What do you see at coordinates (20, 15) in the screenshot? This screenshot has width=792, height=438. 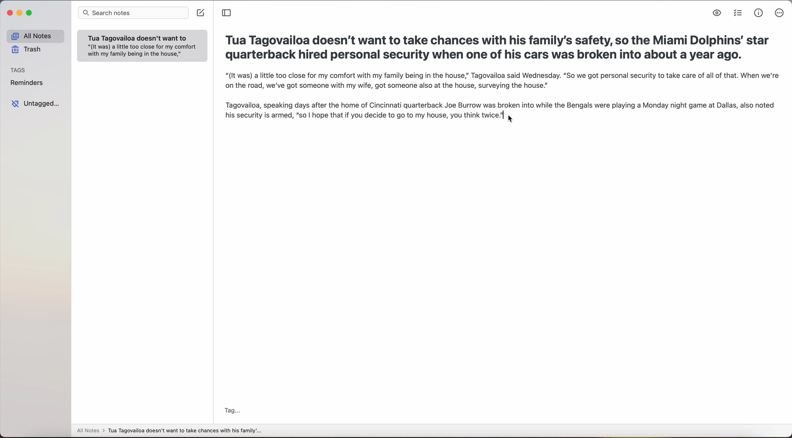 I see `minimize` at bounding box center [20, 15].